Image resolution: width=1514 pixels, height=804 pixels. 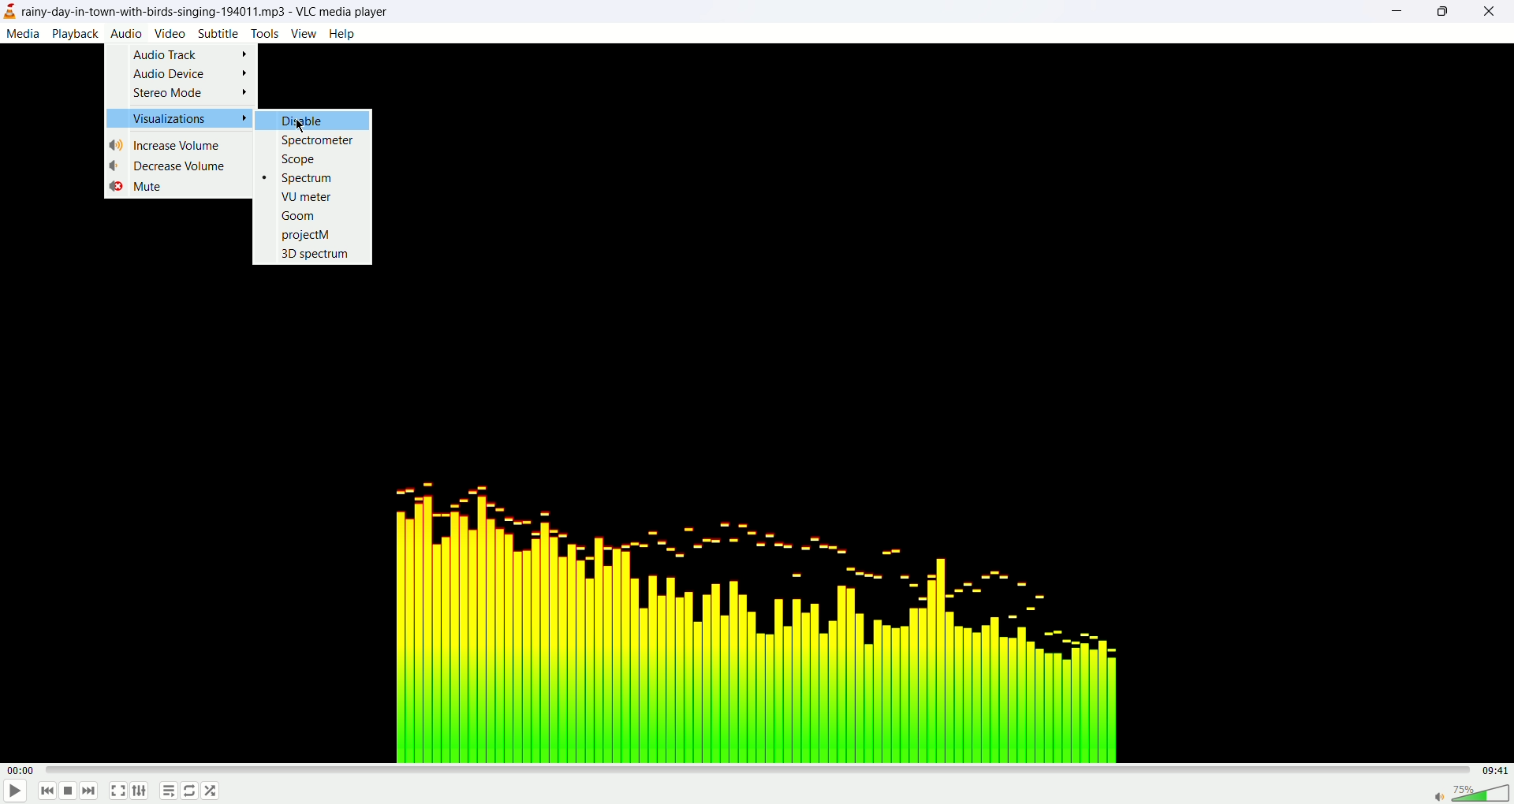 What do you see at coordinates (342, 34) in the screenshot?
I see `help` at bounding box center [342, 34].